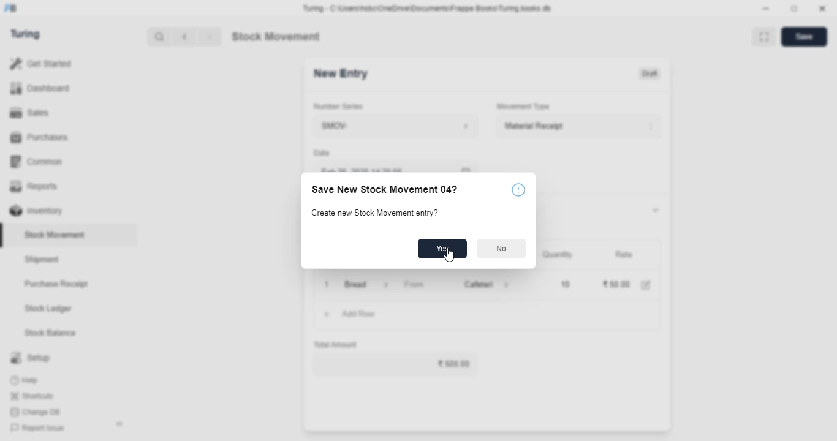  I want to click on bread, so click(355, 284).